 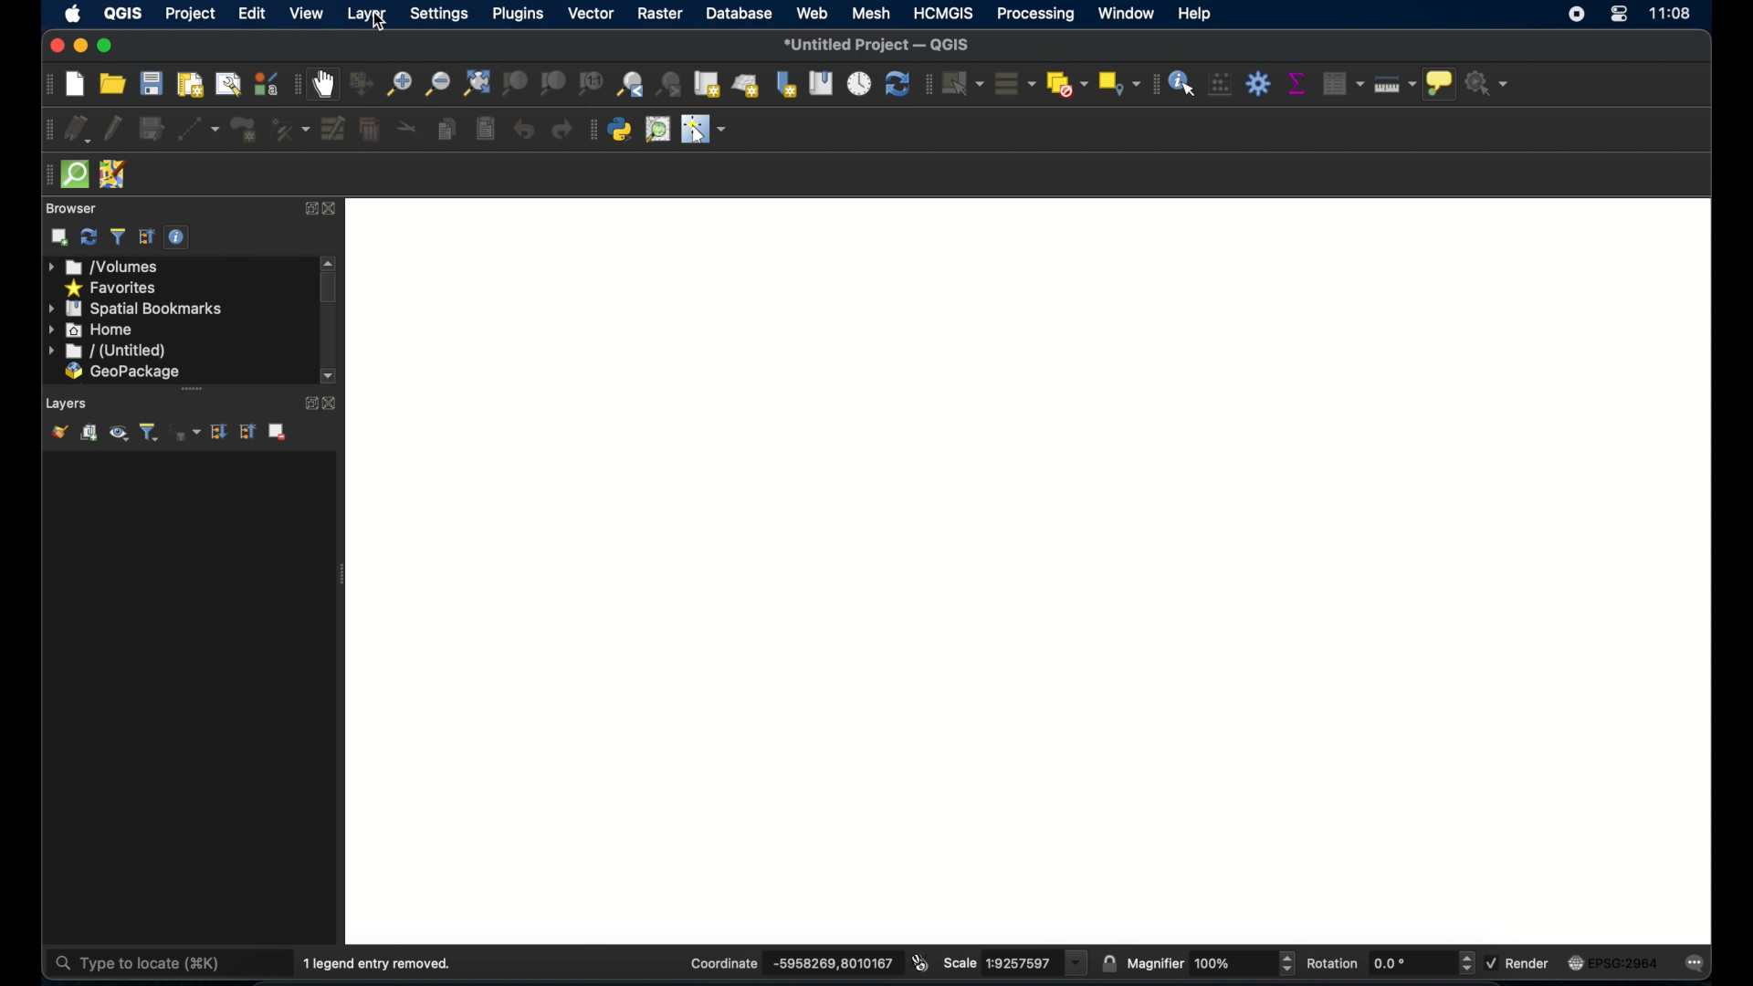 What do you see at coordinates (92, 330) in the screenshot?
I see `home` at bounding box center [92, 330].